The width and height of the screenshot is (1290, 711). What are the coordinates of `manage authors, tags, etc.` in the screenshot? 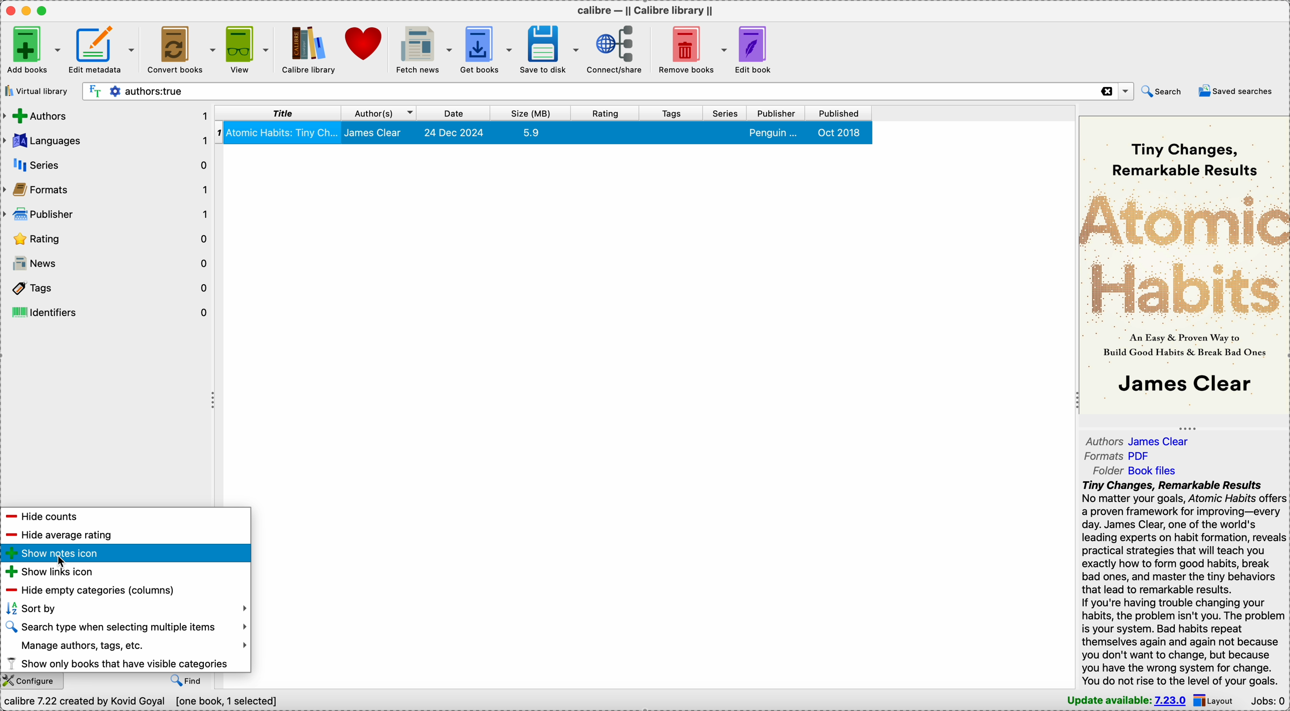 It's located at (128, 647).